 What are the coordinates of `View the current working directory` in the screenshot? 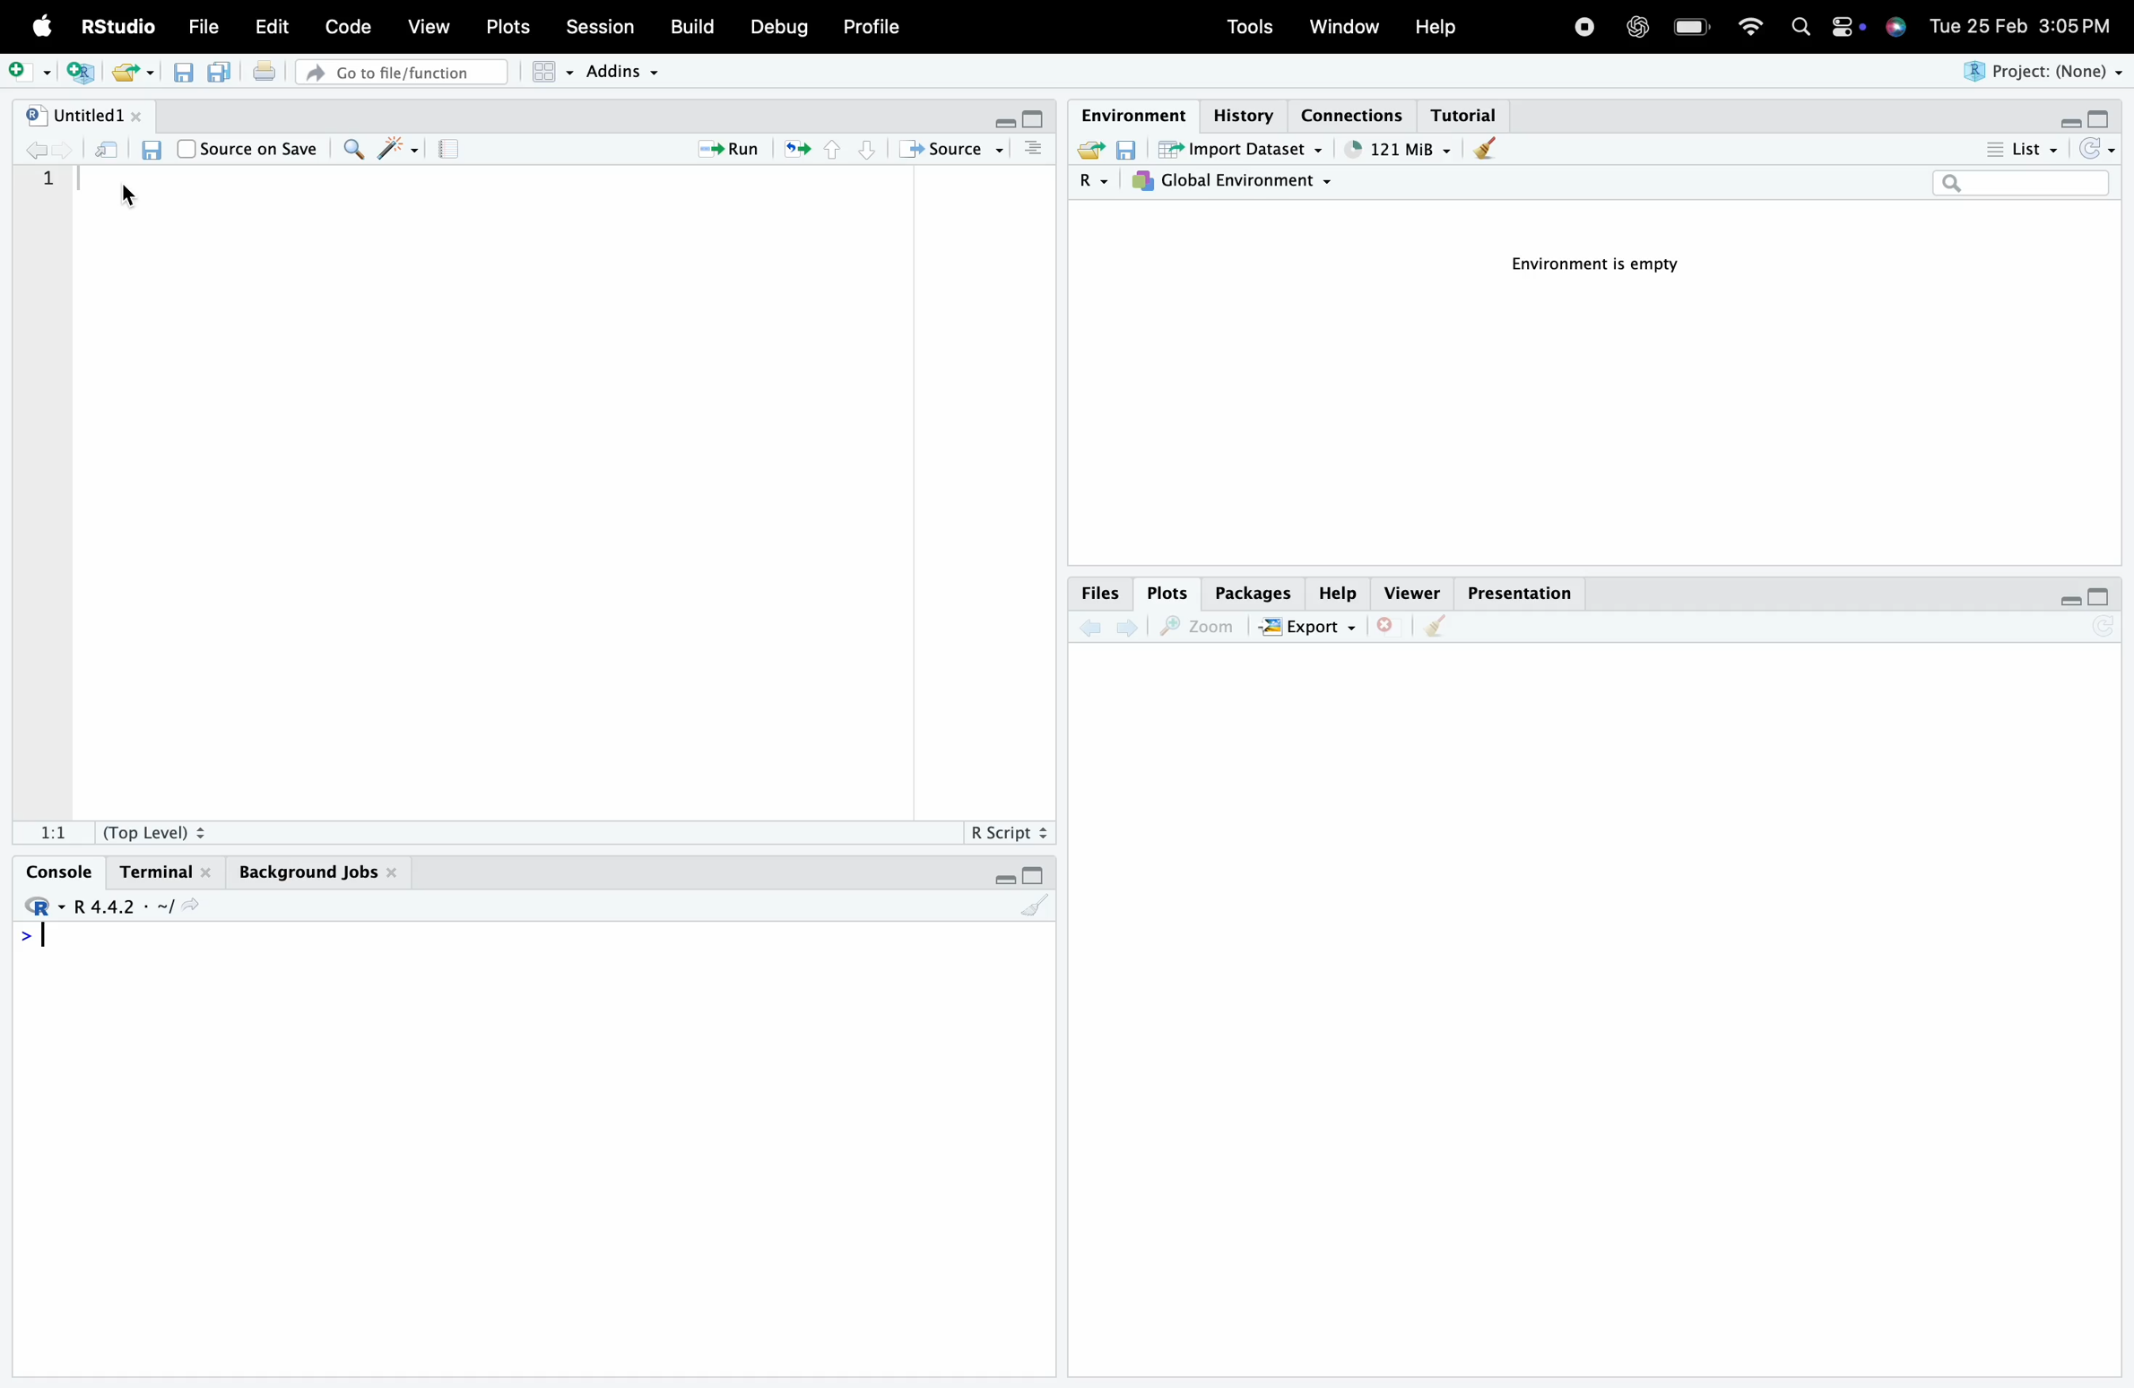 It's located at (195, 904).